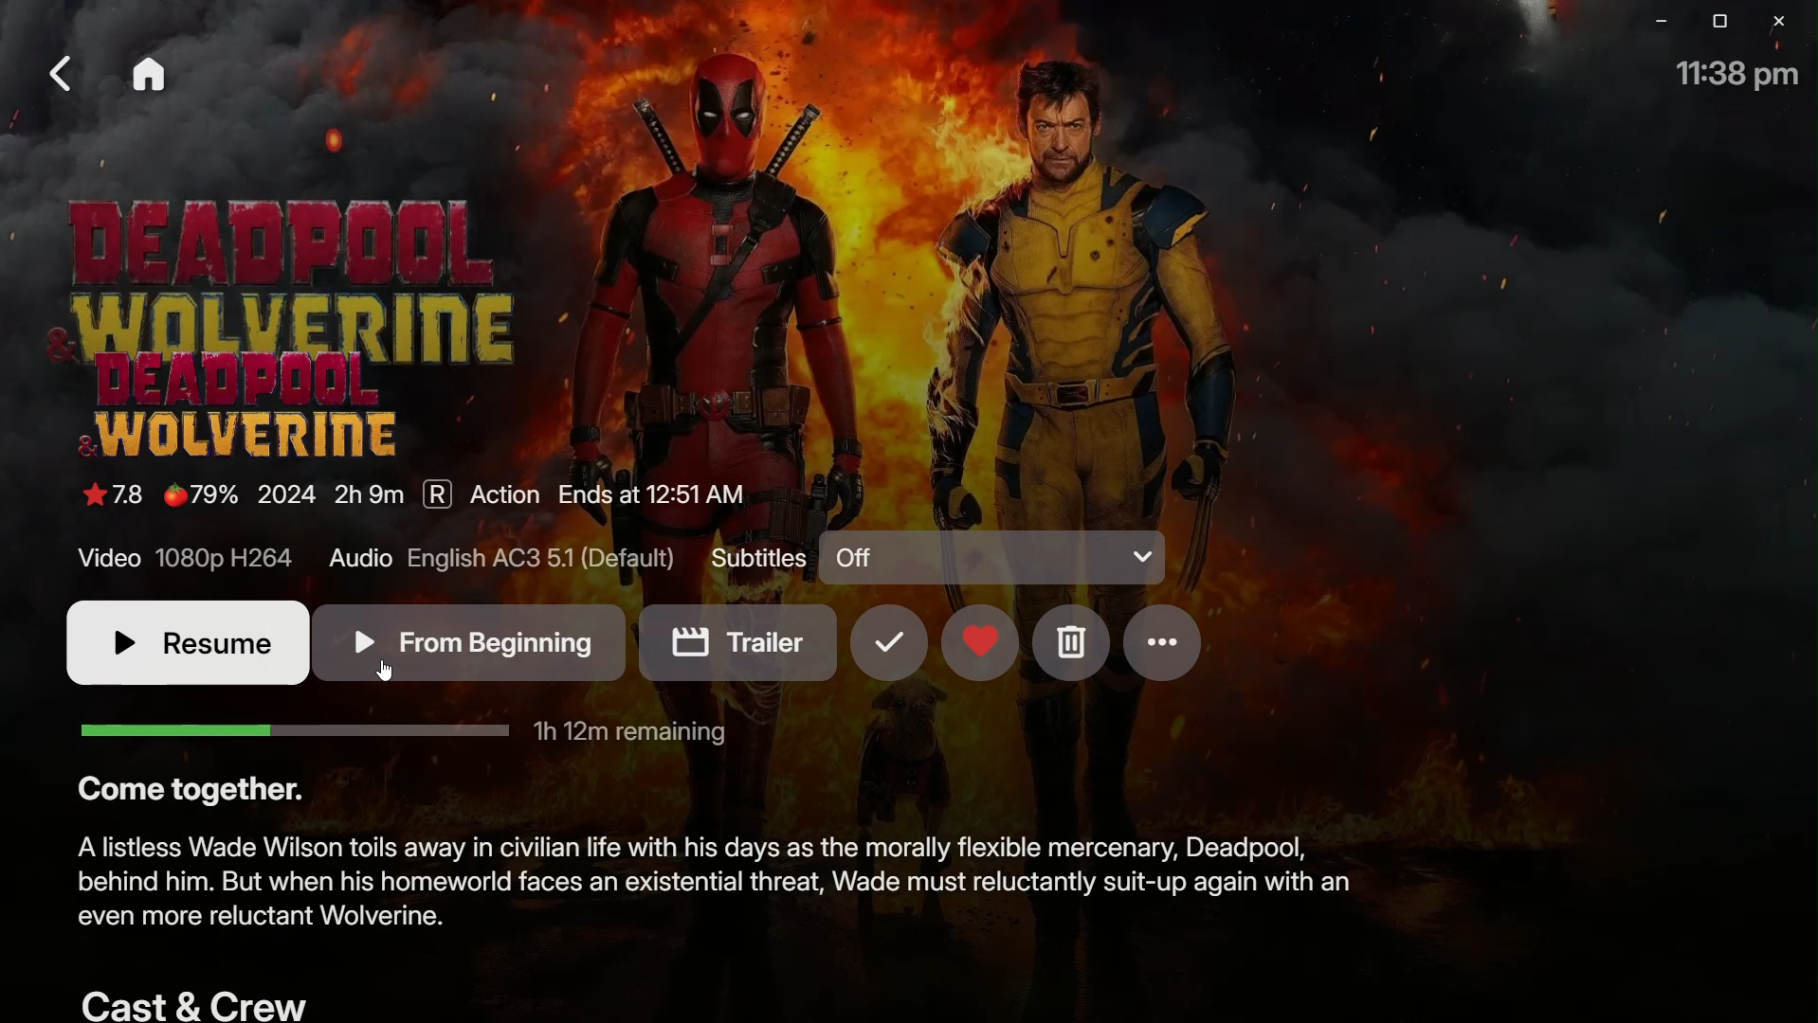 The image size is (1818, 1023). What do you see at coordinates (1778, 22) in the screenshot?
I see `Close` at bounding box center [1778, 22].